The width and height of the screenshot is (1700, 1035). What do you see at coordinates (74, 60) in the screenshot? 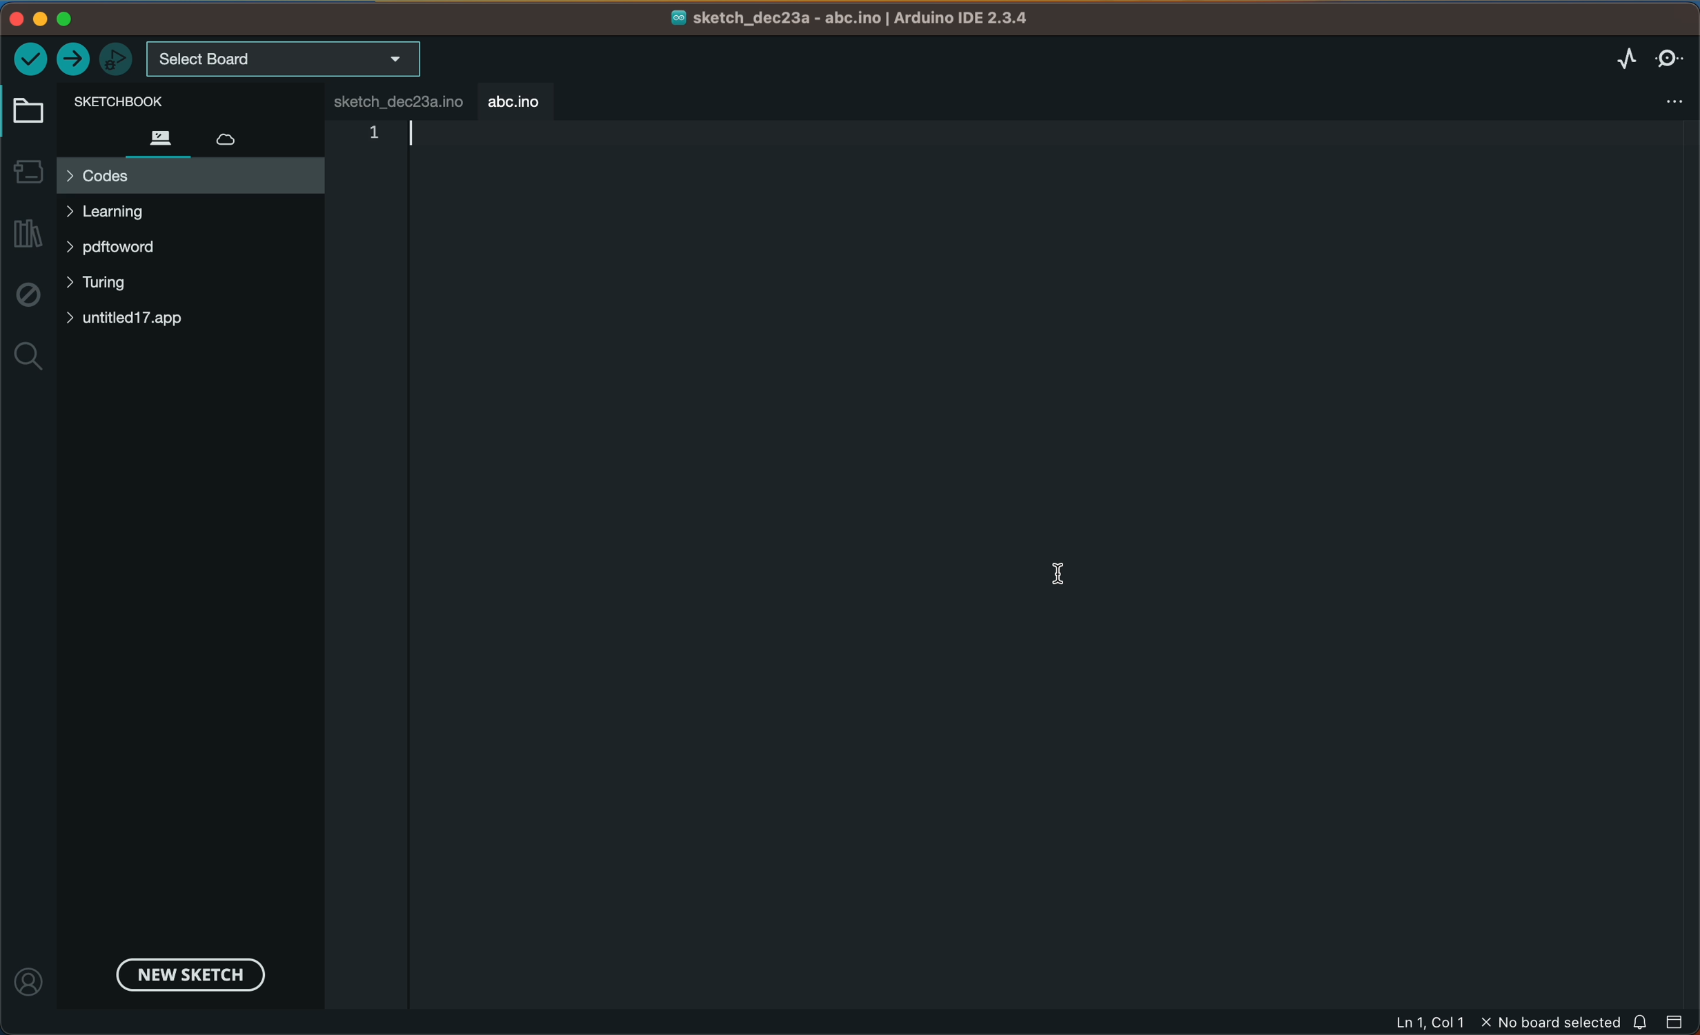
I see `upload` at bounding box center [74, 60].